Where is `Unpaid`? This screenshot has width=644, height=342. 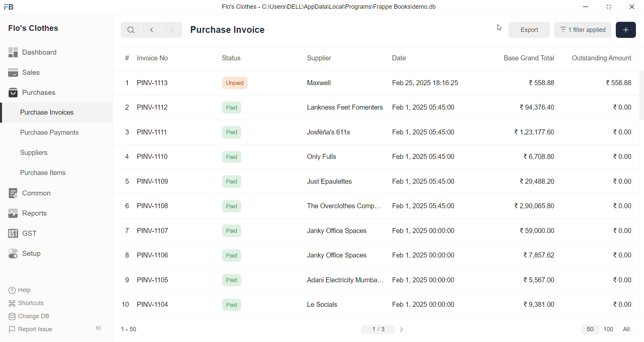 Unpaid is located at coordinates (236, 82).